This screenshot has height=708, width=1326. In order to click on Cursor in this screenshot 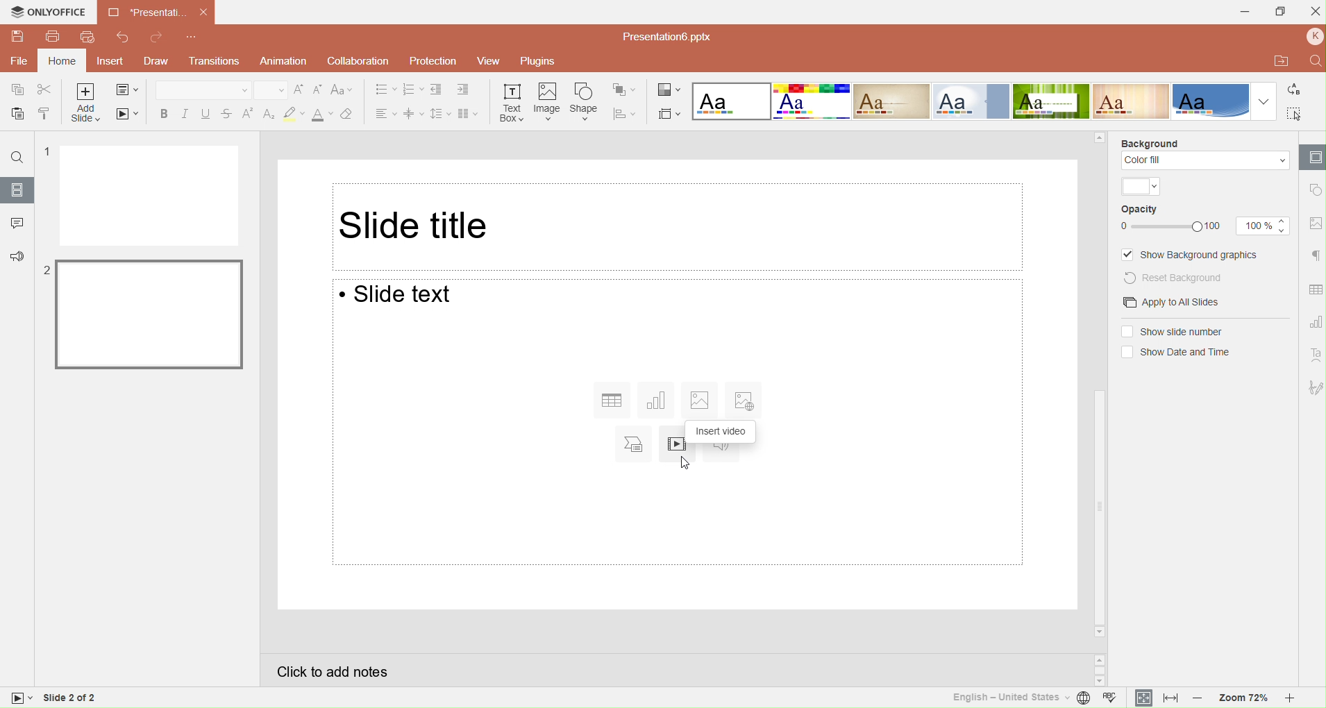, I will do `click(686, 463)`.